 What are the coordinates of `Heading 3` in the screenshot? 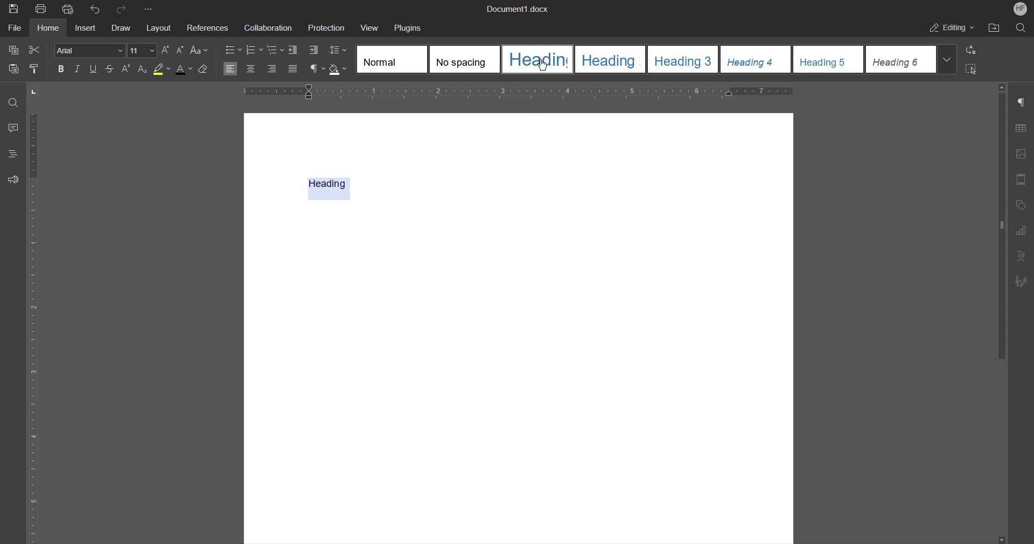 It's located at (686, 59).